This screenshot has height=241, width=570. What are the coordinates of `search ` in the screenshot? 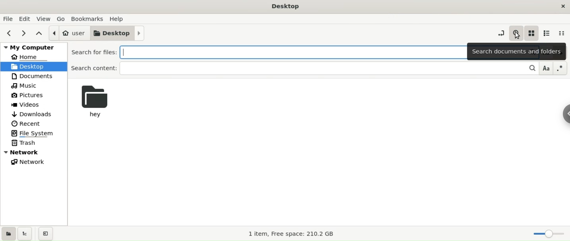 It's located at (515, 32).